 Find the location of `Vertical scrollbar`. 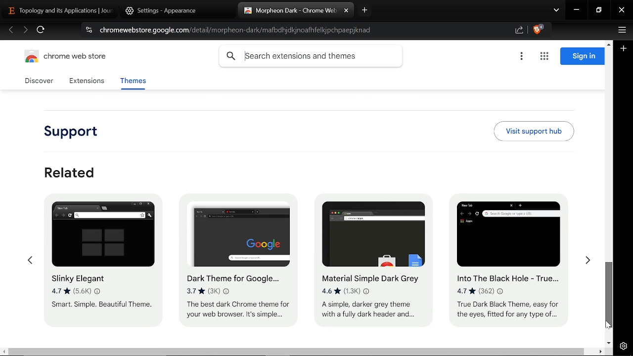

Vertical scrollbar is located at coordinates (609, 295).